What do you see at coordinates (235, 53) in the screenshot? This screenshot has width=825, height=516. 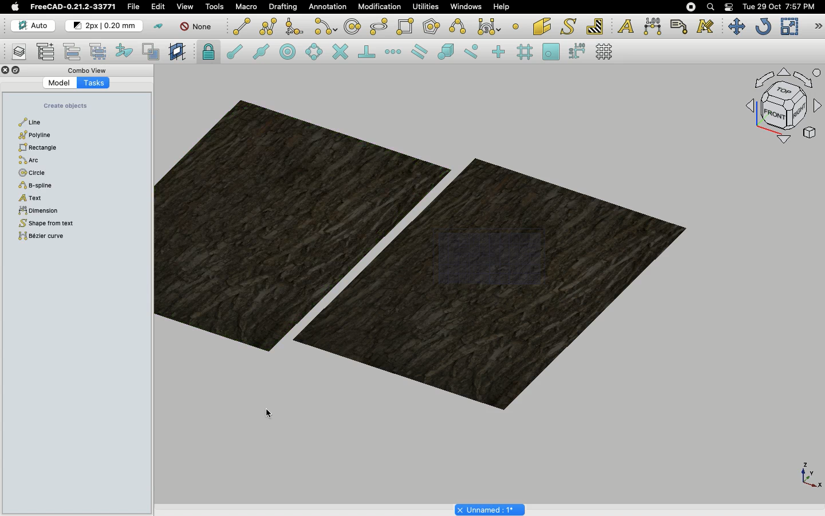 I see `Snap endpoint` at bounding box center [235, 53].